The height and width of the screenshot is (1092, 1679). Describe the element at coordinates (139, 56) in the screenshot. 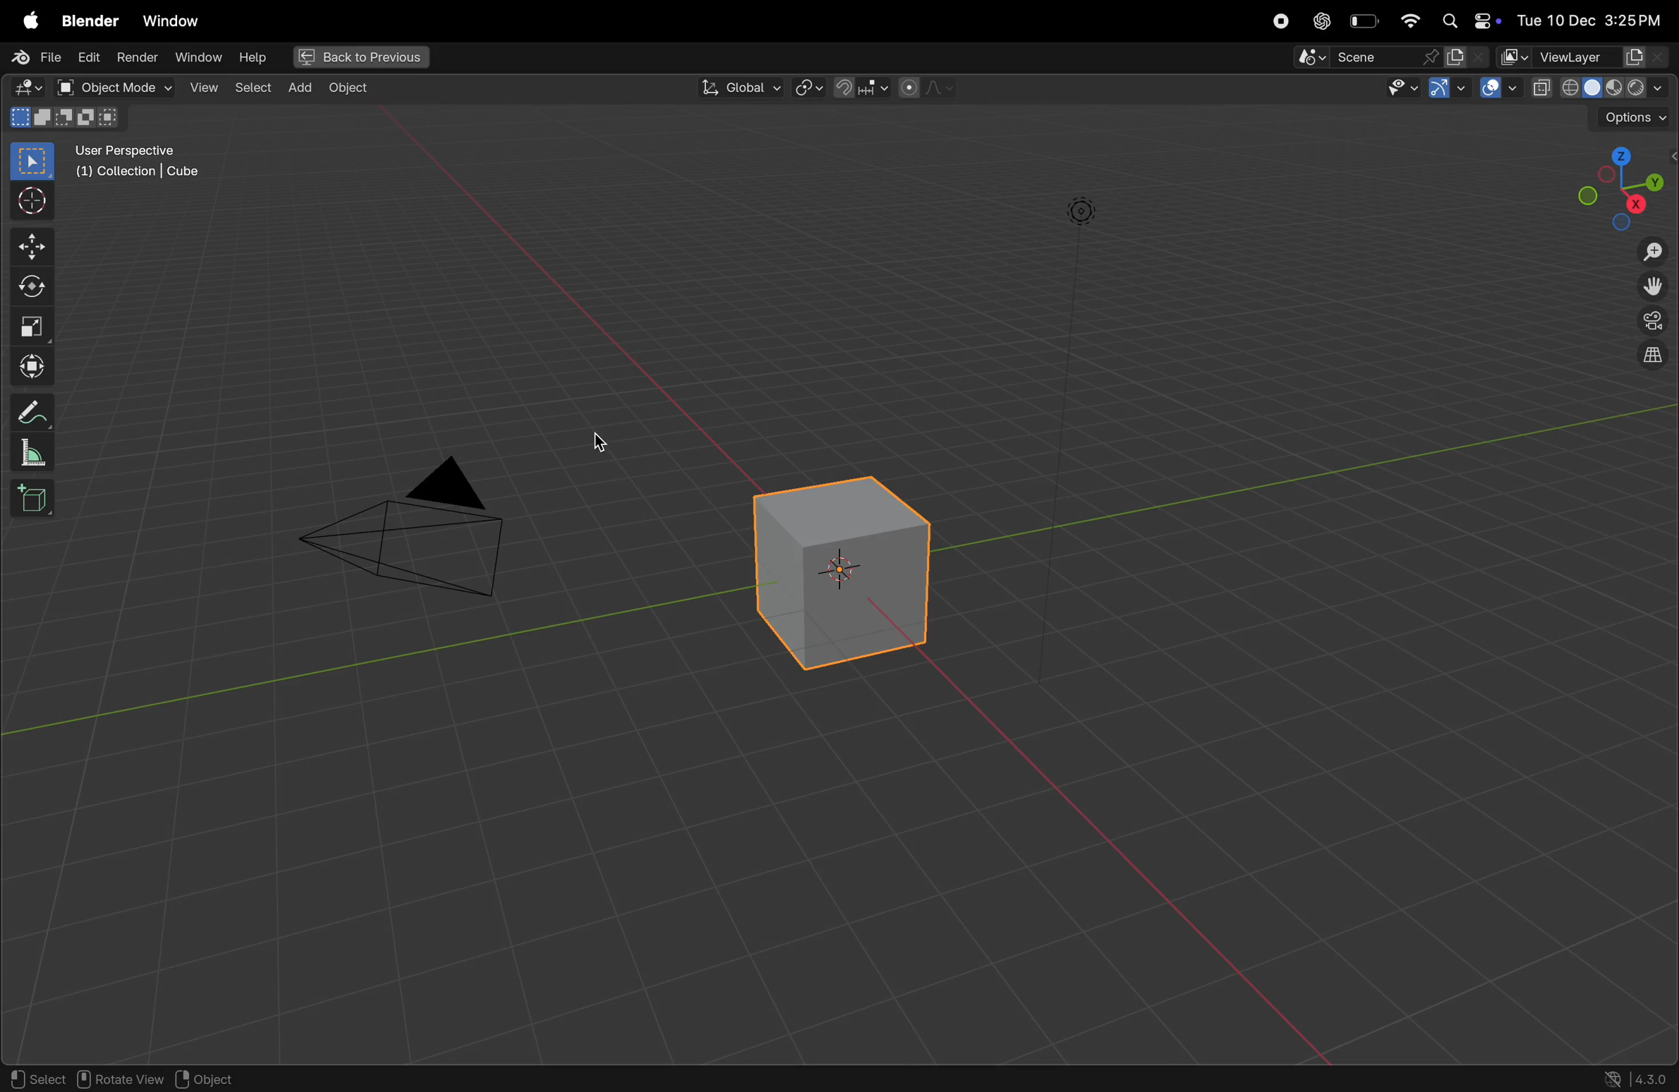

I see `render` at that location.